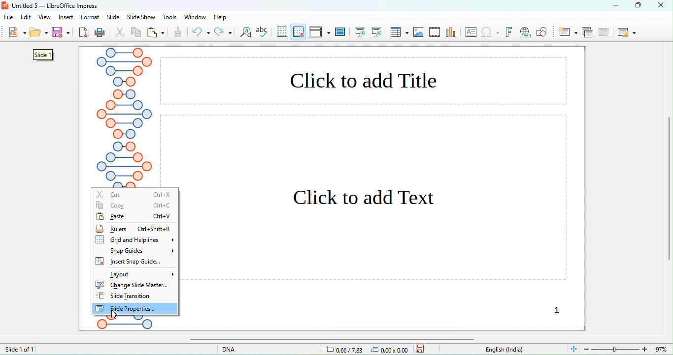  Describe the element at coordinates (142, 275) in the screenshot. I see `layout` at that location.